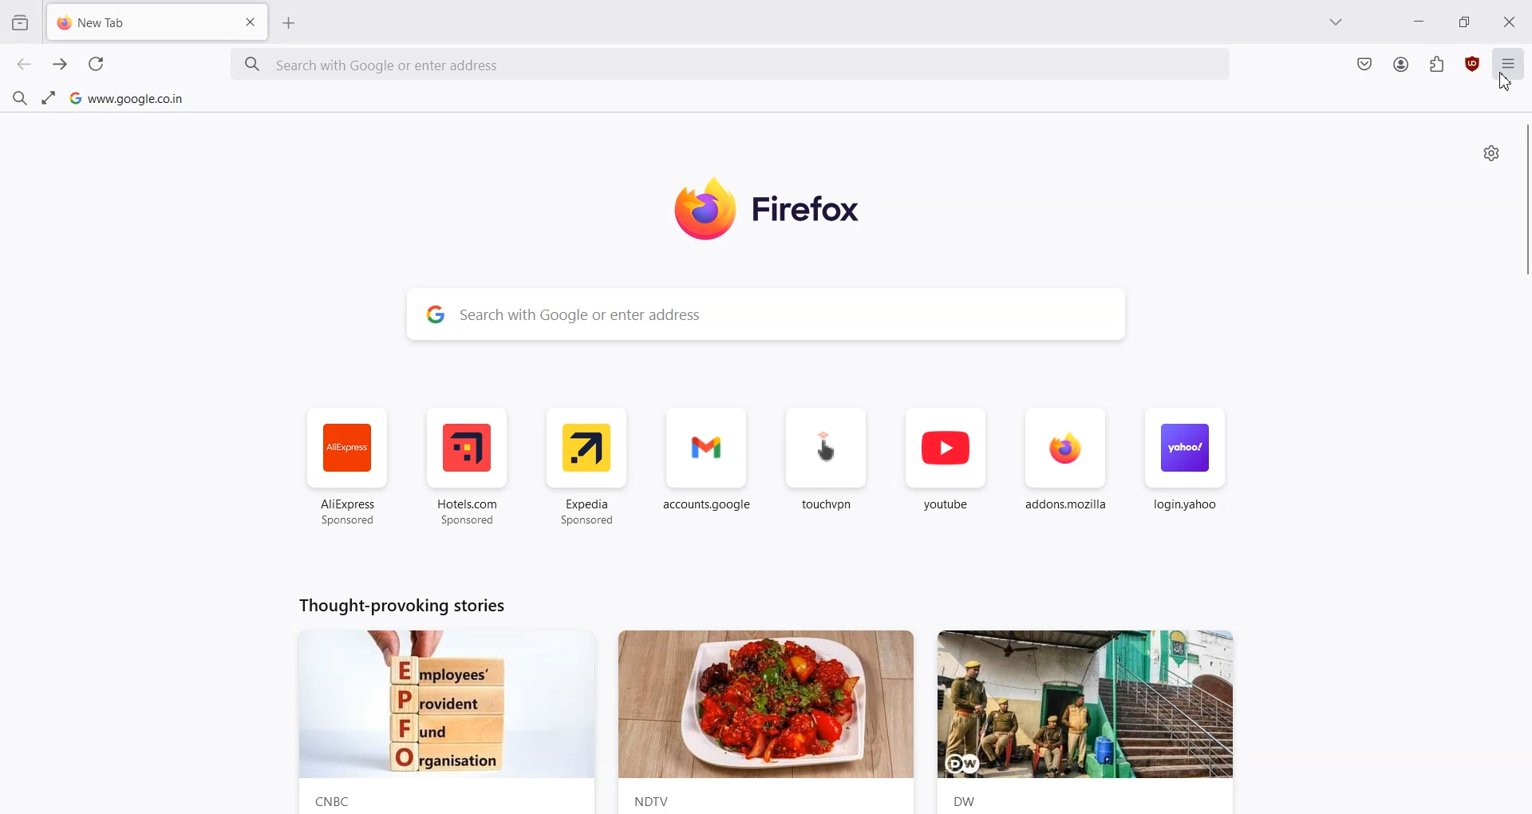 The image size is (1532, 814). What do you see at coordinates (1419, 20) in the screenshot?
I see `Minimize` at bounding box center [1419, 20].